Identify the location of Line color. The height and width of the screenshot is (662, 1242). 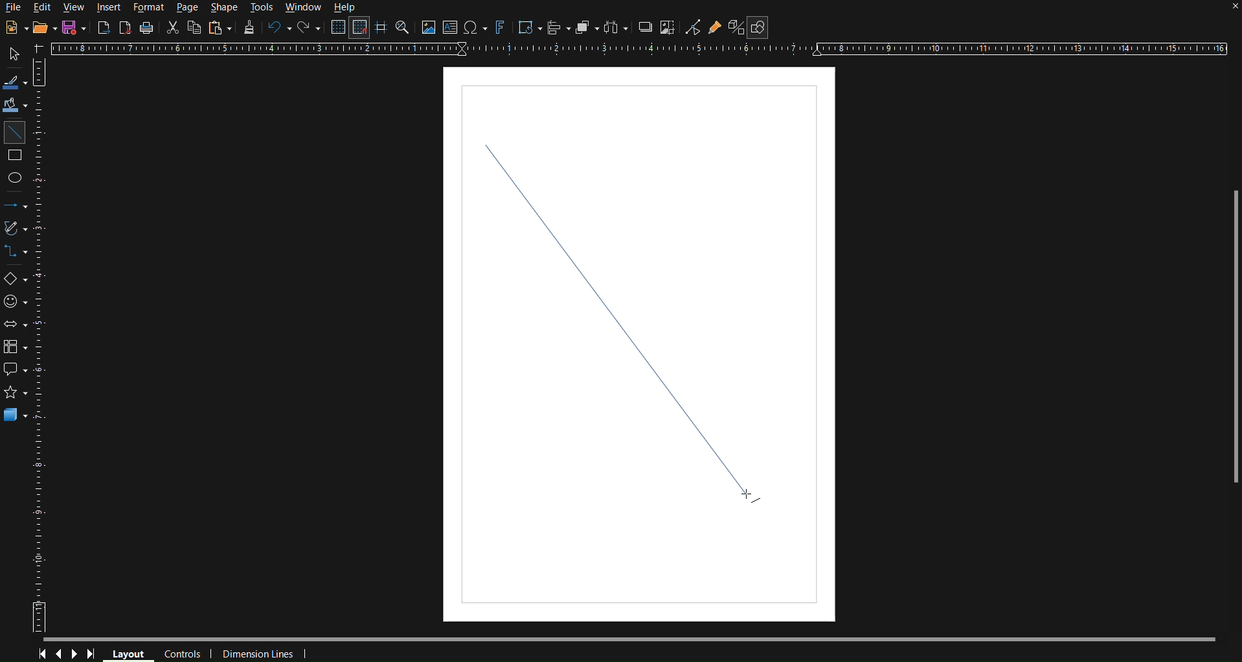
(16, 83).